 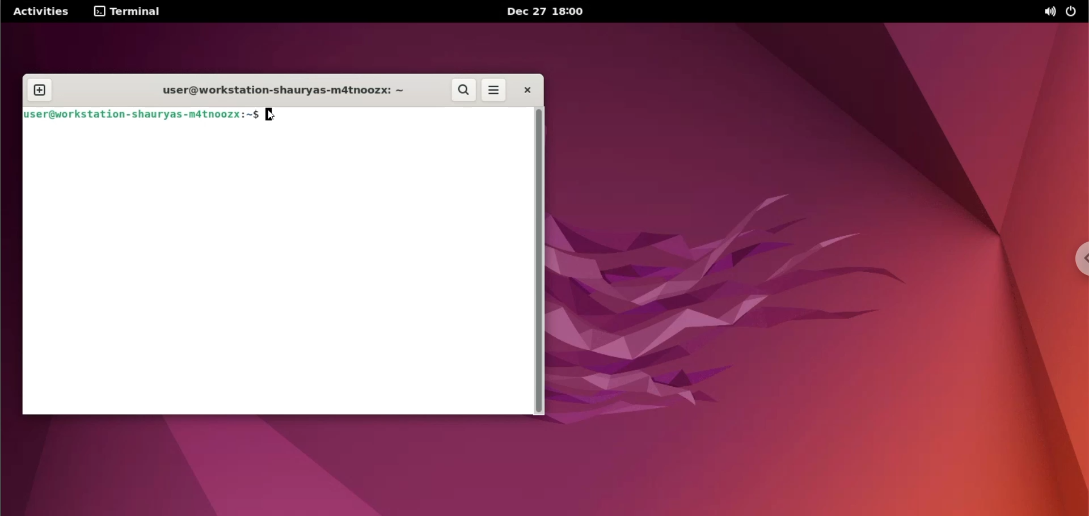 What do you see at coordinates (131, 12) in the screenshot?
I see `terminal menu` at bounding box center [131, 12].